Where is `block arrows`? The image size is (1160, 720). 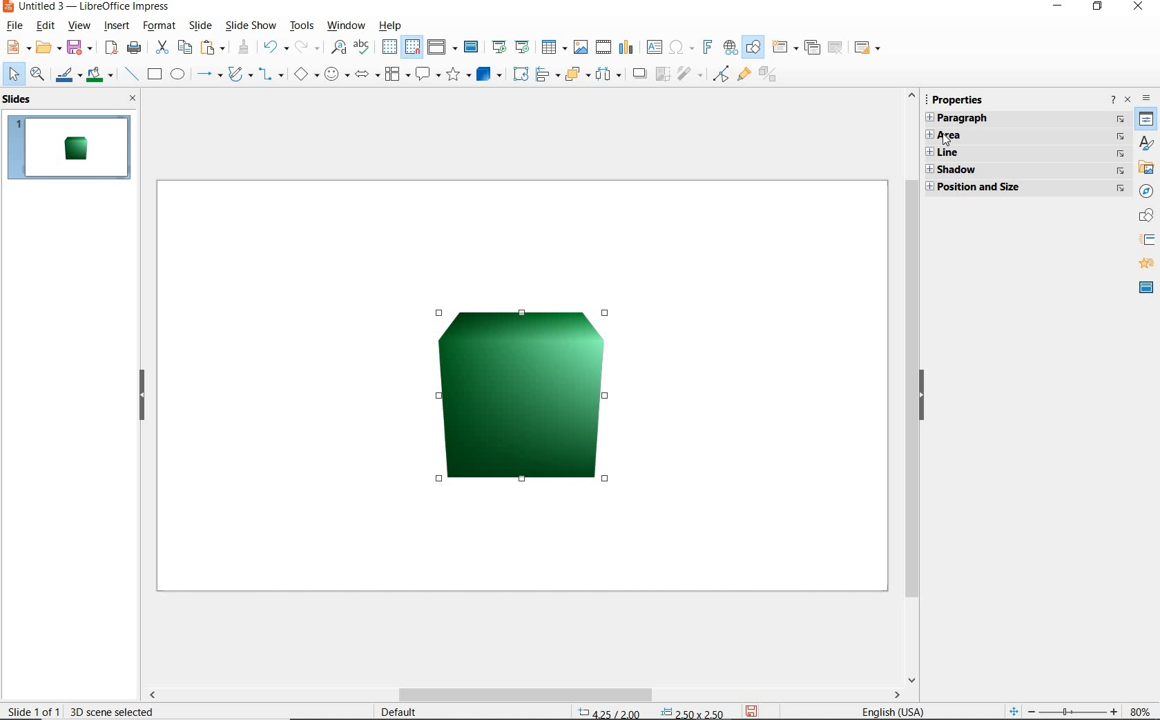
block arrows is located at coordinates (367, 74).